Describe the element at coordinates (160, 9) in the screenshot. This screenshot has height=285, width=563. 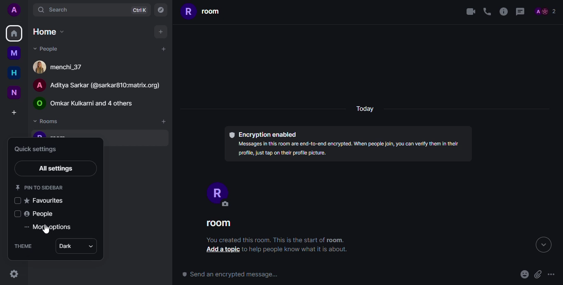
I see `navigator` at that location.